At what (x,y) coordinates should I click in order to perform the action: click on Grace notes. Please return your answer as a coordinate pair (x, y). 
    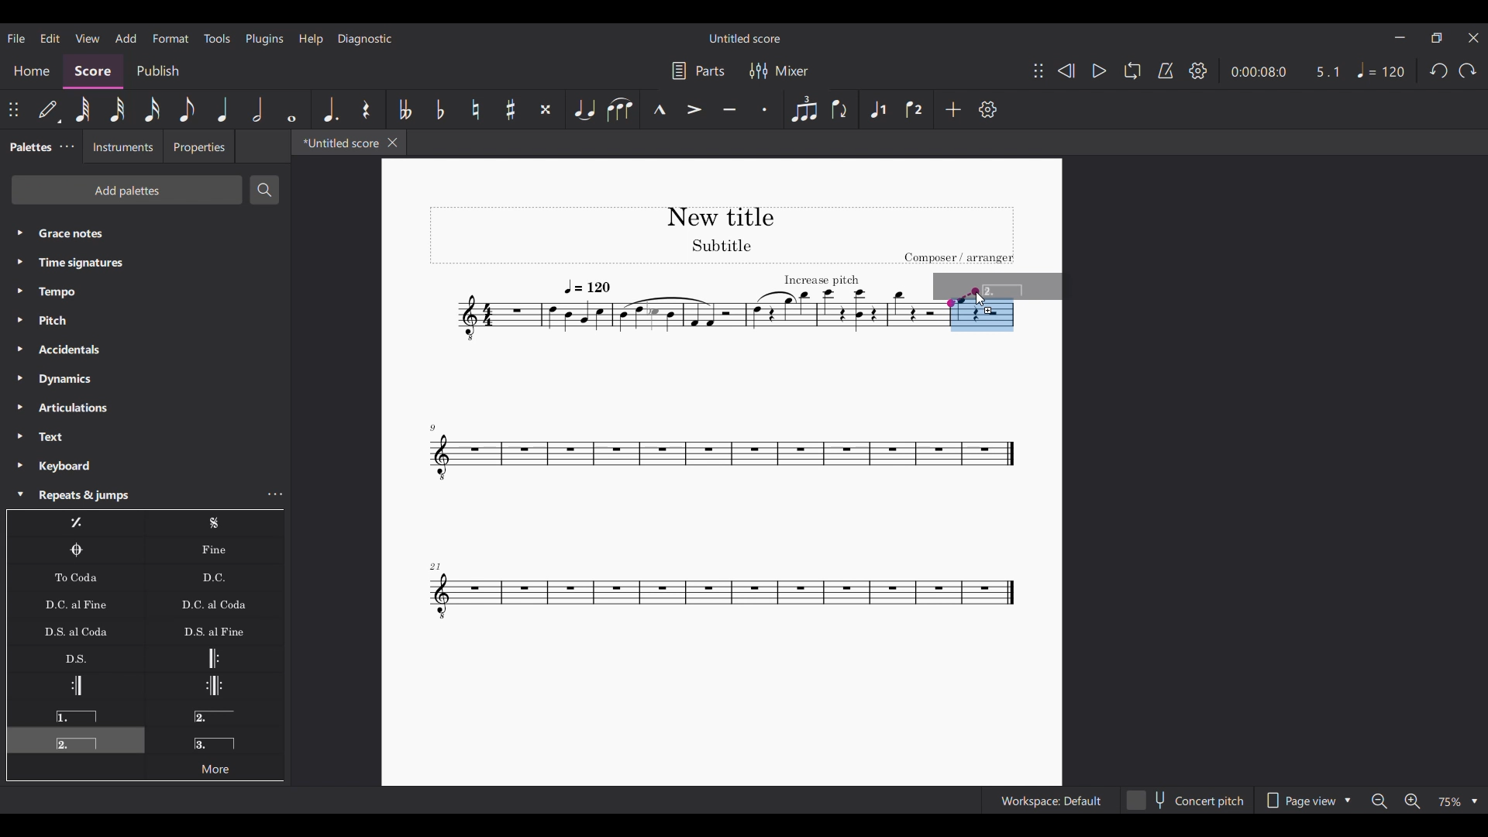
    Looking at the image, I should click on (145, 233).